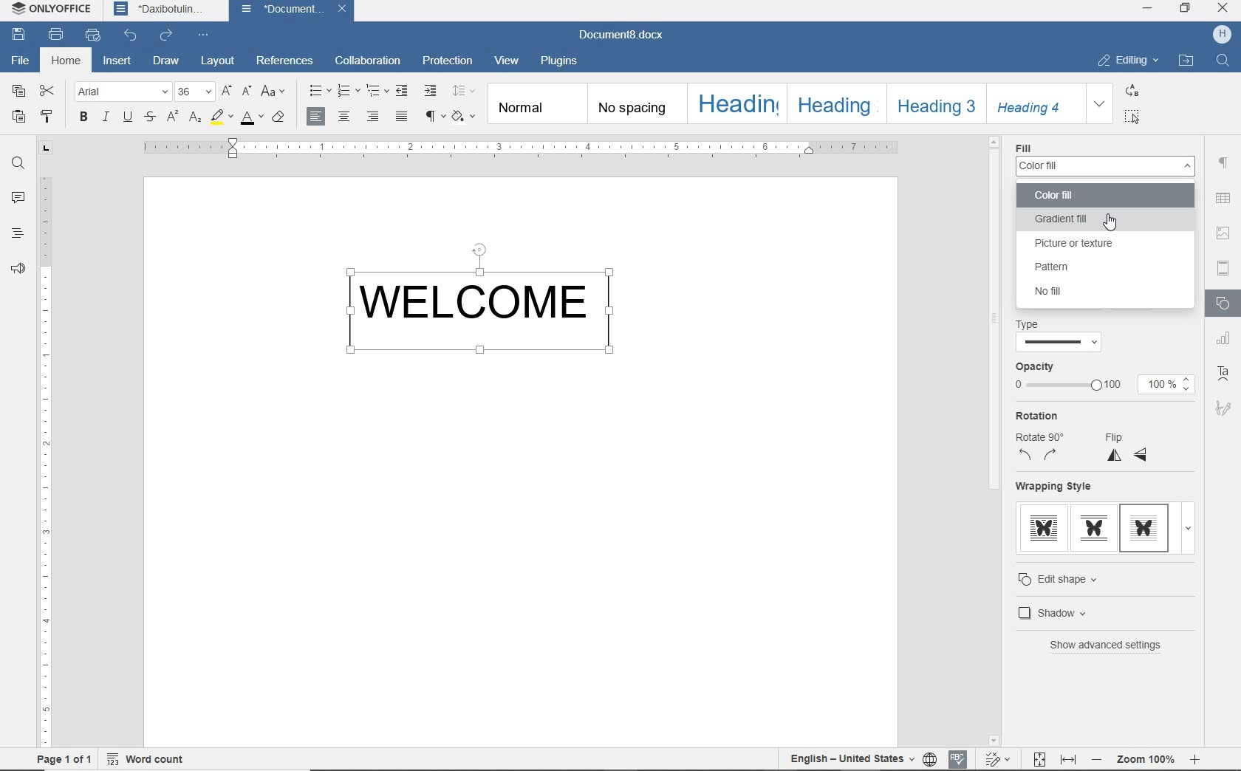 The width and height of the screenshot is (1241, 771). Describe the element at coordinates (1125, 61) in the screenshot. I see `EDITING` at that location.